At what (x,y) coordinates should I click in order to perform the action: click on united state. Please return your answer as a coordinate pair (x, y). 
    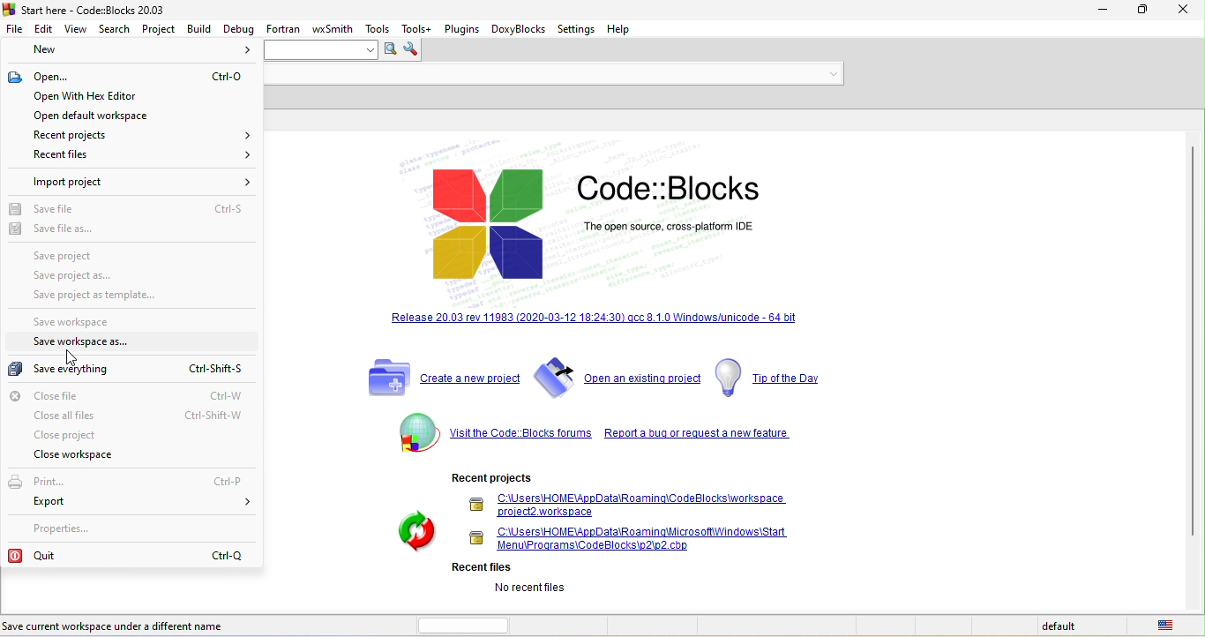
    Looking at the image, I should click on (1169, 626).